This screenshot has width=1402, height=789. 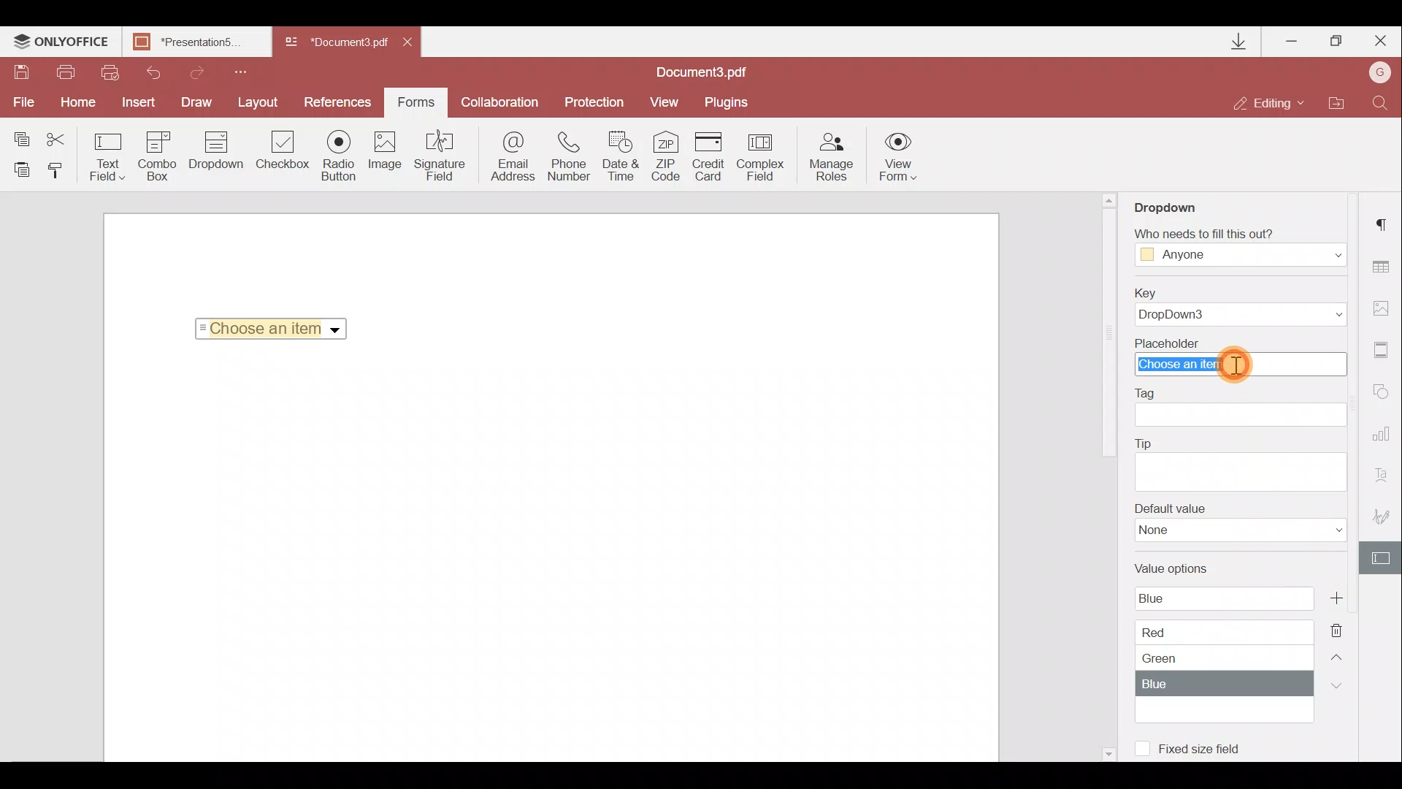 What do you see at coordinates (1247, 408) in the screenshot?
I see `Tag` at bounding box center [1247, 408].